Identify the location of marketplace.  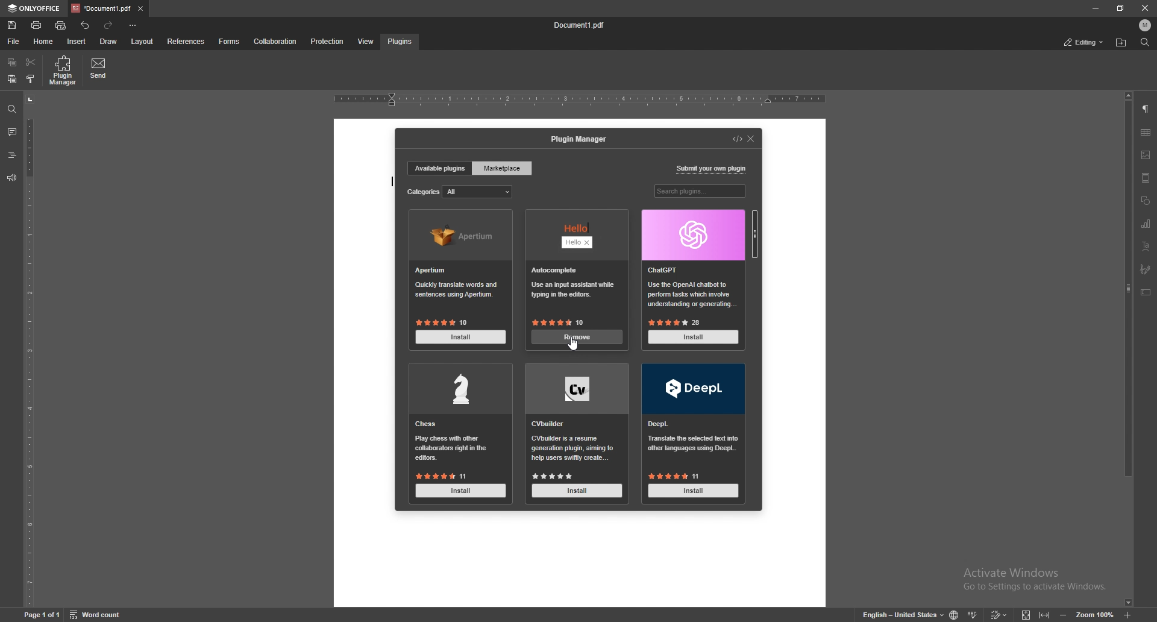
(502, 168).